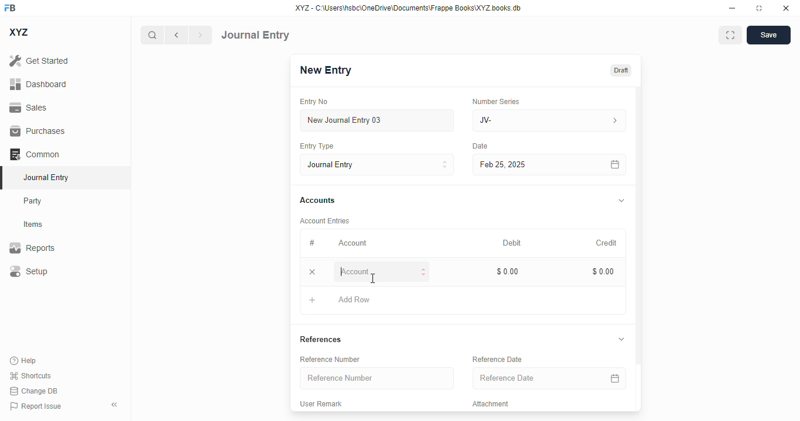 This screenshot has height=421, width=800. Describe the element at coordinates (604, 271) in the screenshot. I see `$0.00` at that location.